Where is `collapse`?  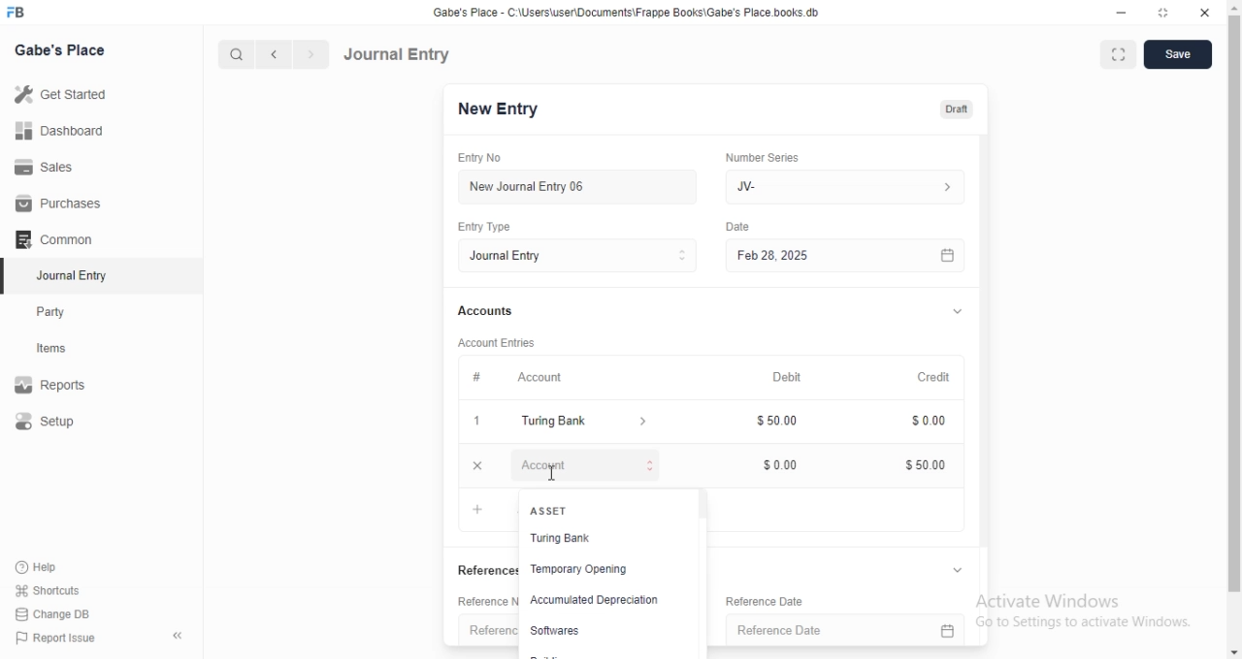
collapse is located at coordinates (960, 570).